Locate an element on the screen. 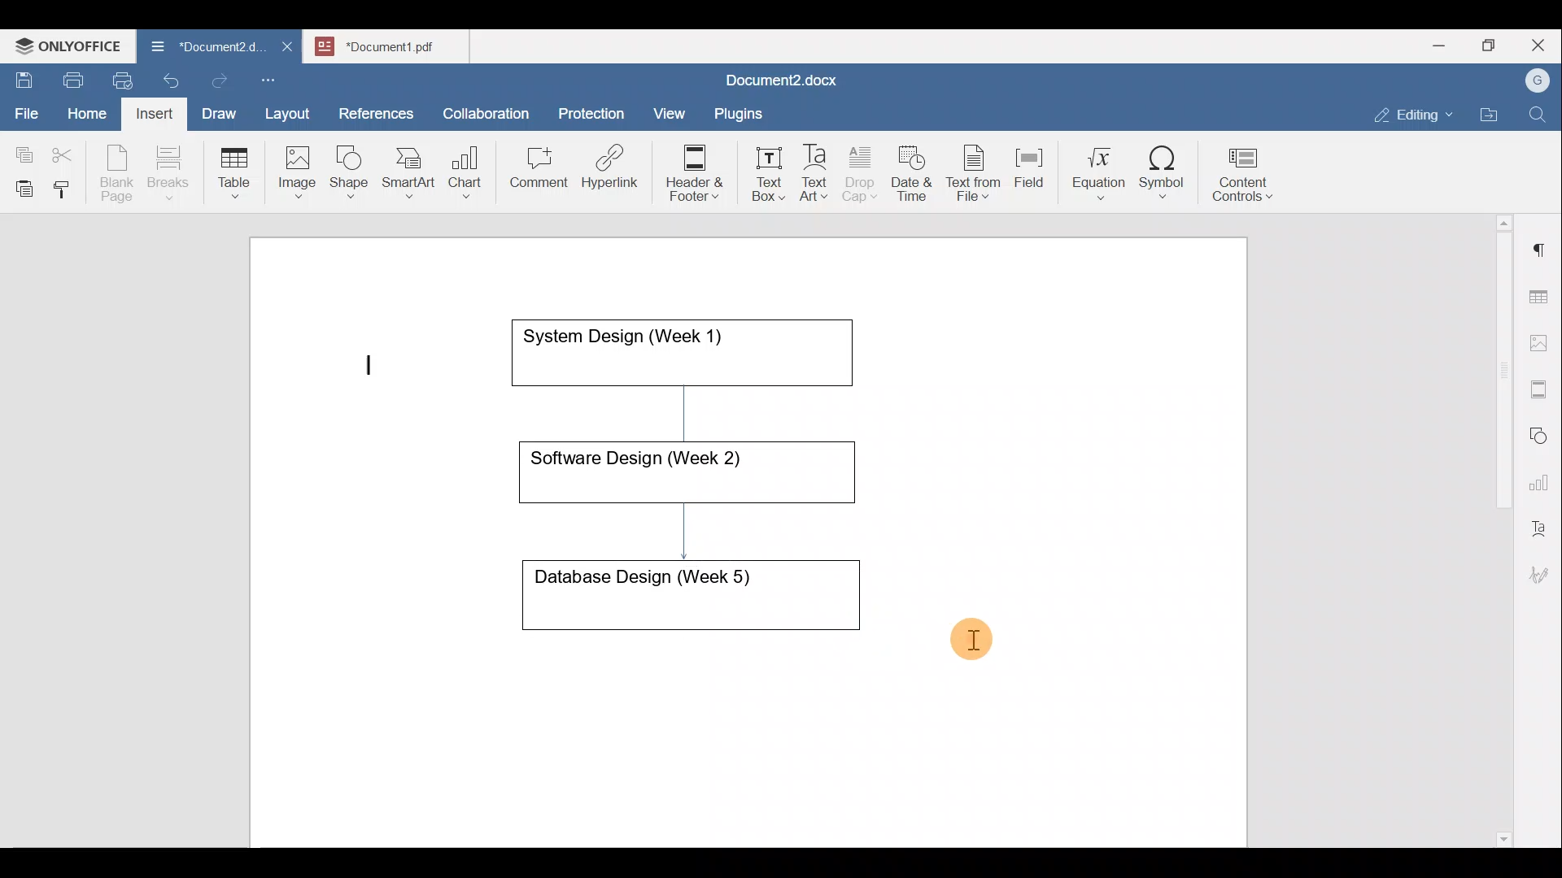  Home is located at coordinates (88, 112).